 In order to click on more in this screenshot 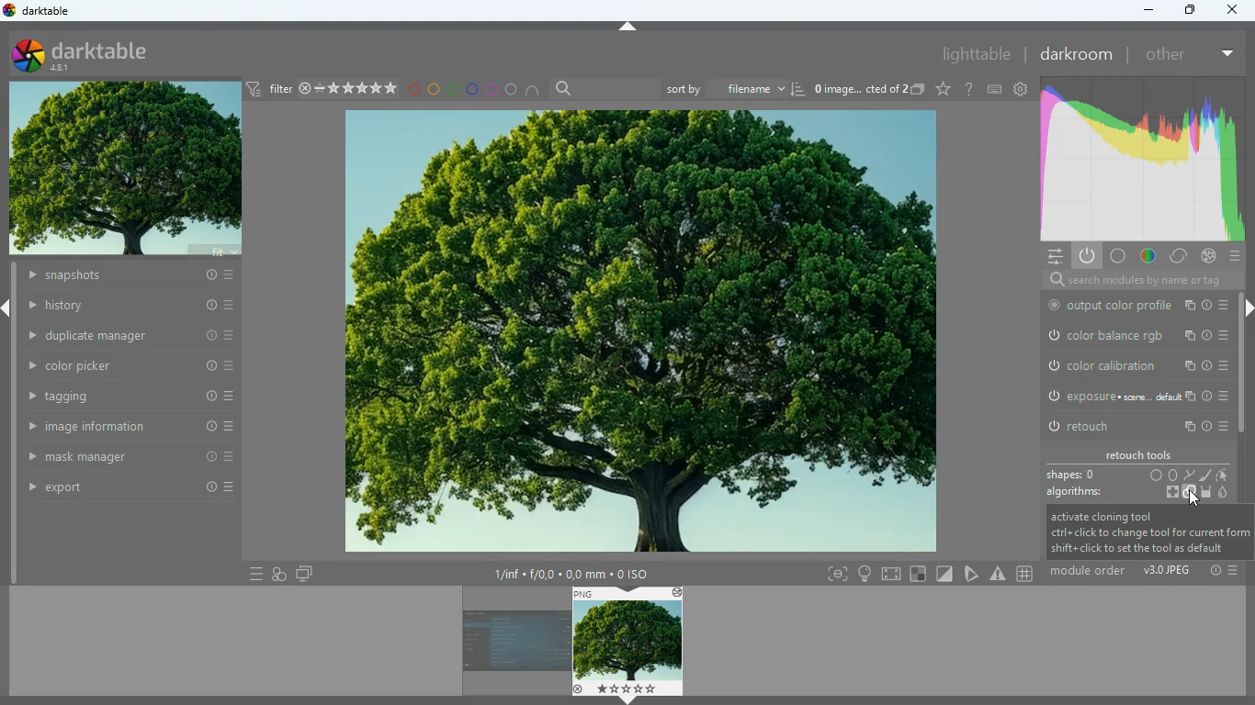, I will do `click(1226, 55)`.